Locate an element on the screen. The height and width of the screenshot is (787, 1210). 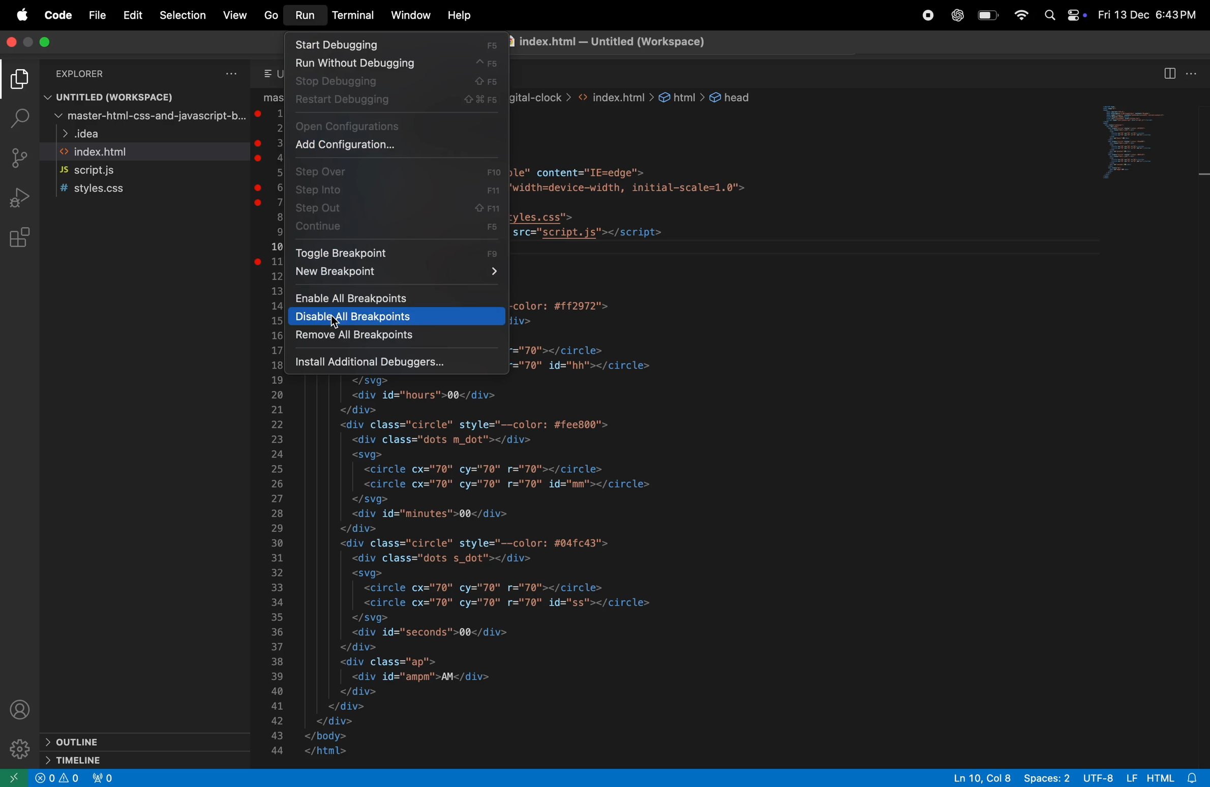
stop debugging is located at coordinates (400, 82).